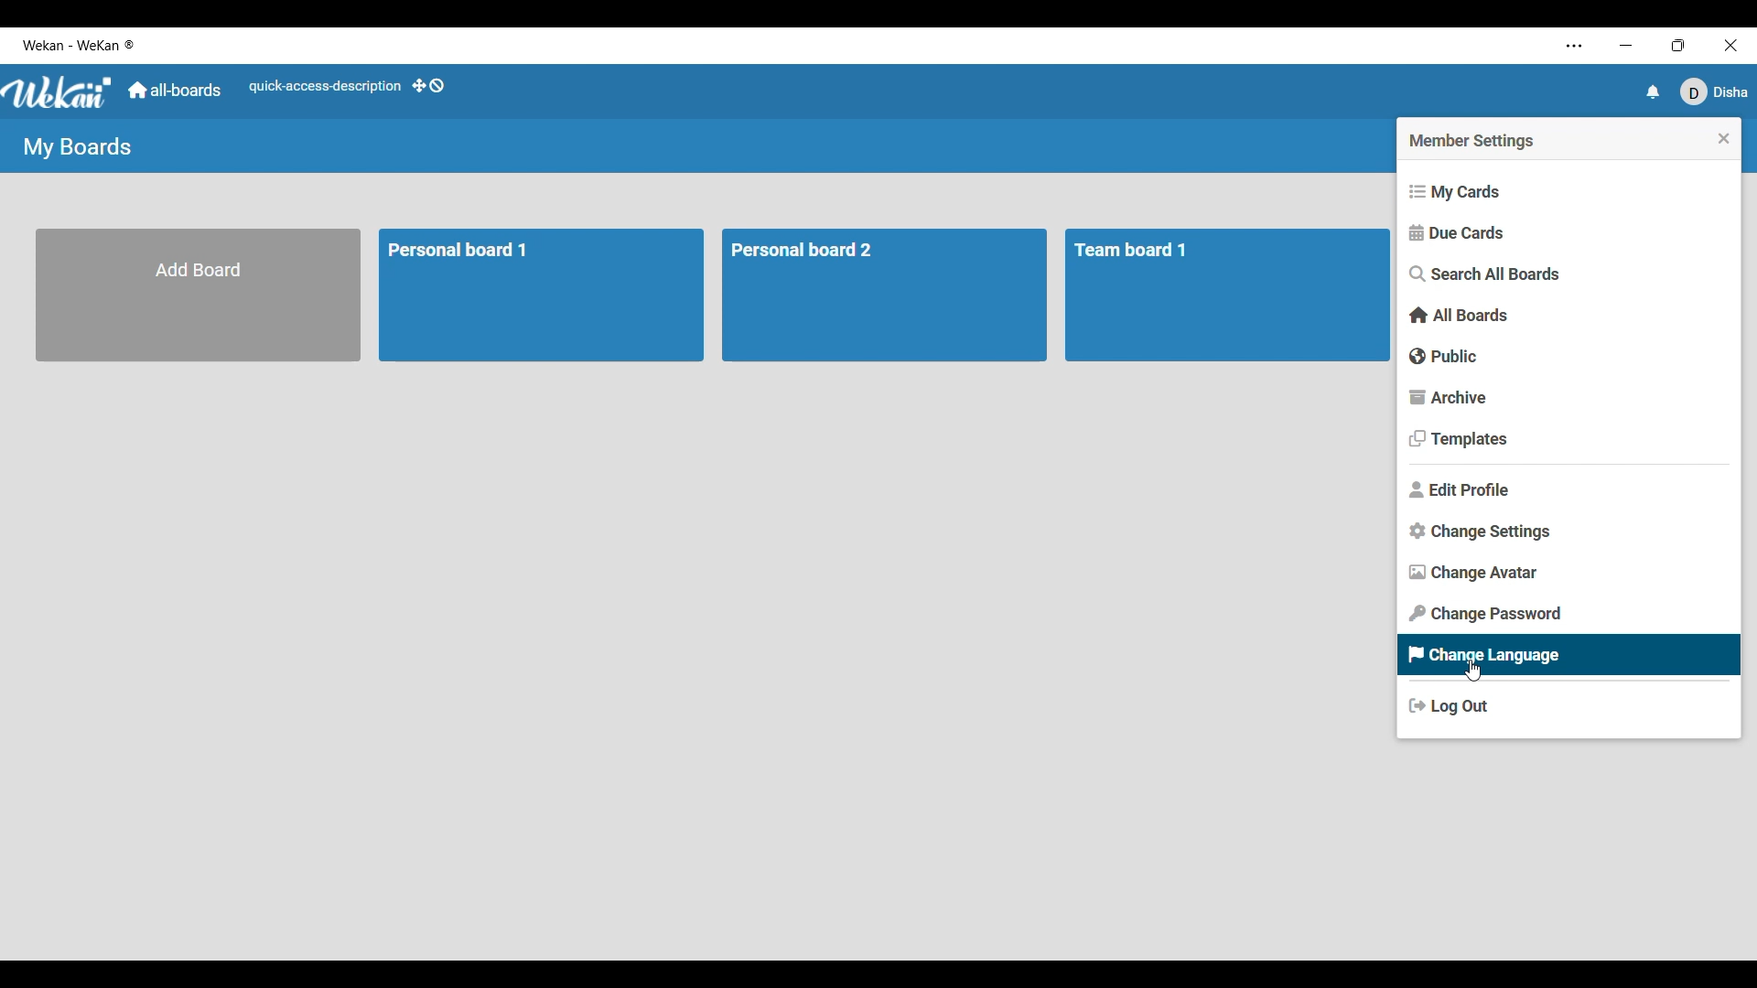 This screenshot has width=1757, height=988. What do you see at coordinates (1676, 44) in the screenshot?
I see `Maximize` at bounding box center [1676, 44].